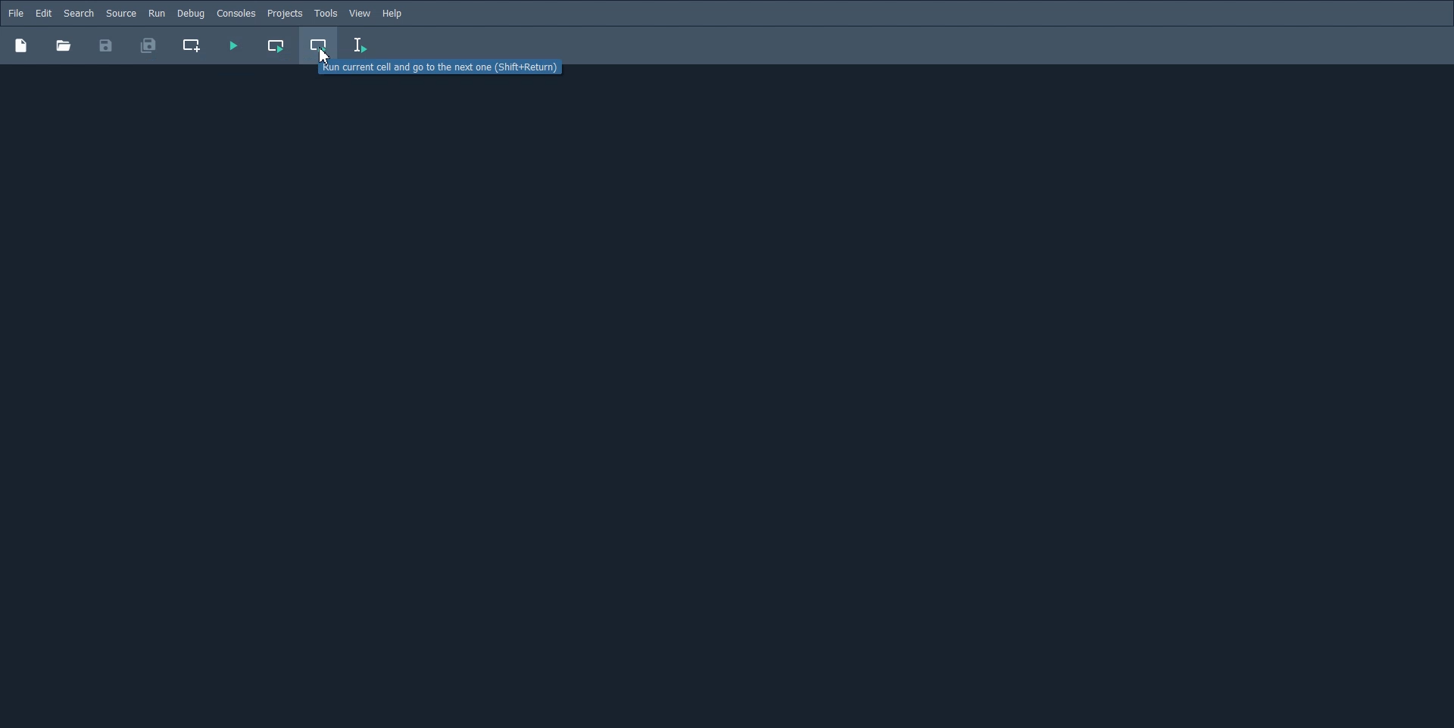  What do you see at coordinates (326, 14) in the screenshot?
I see `Tools` at bounding box center [326, 14].